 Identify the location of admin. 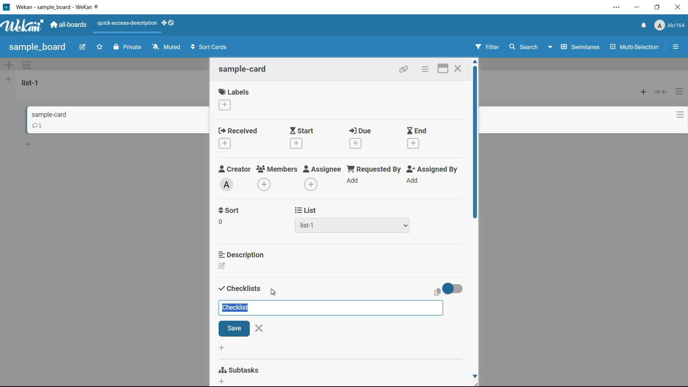
(226, 185).